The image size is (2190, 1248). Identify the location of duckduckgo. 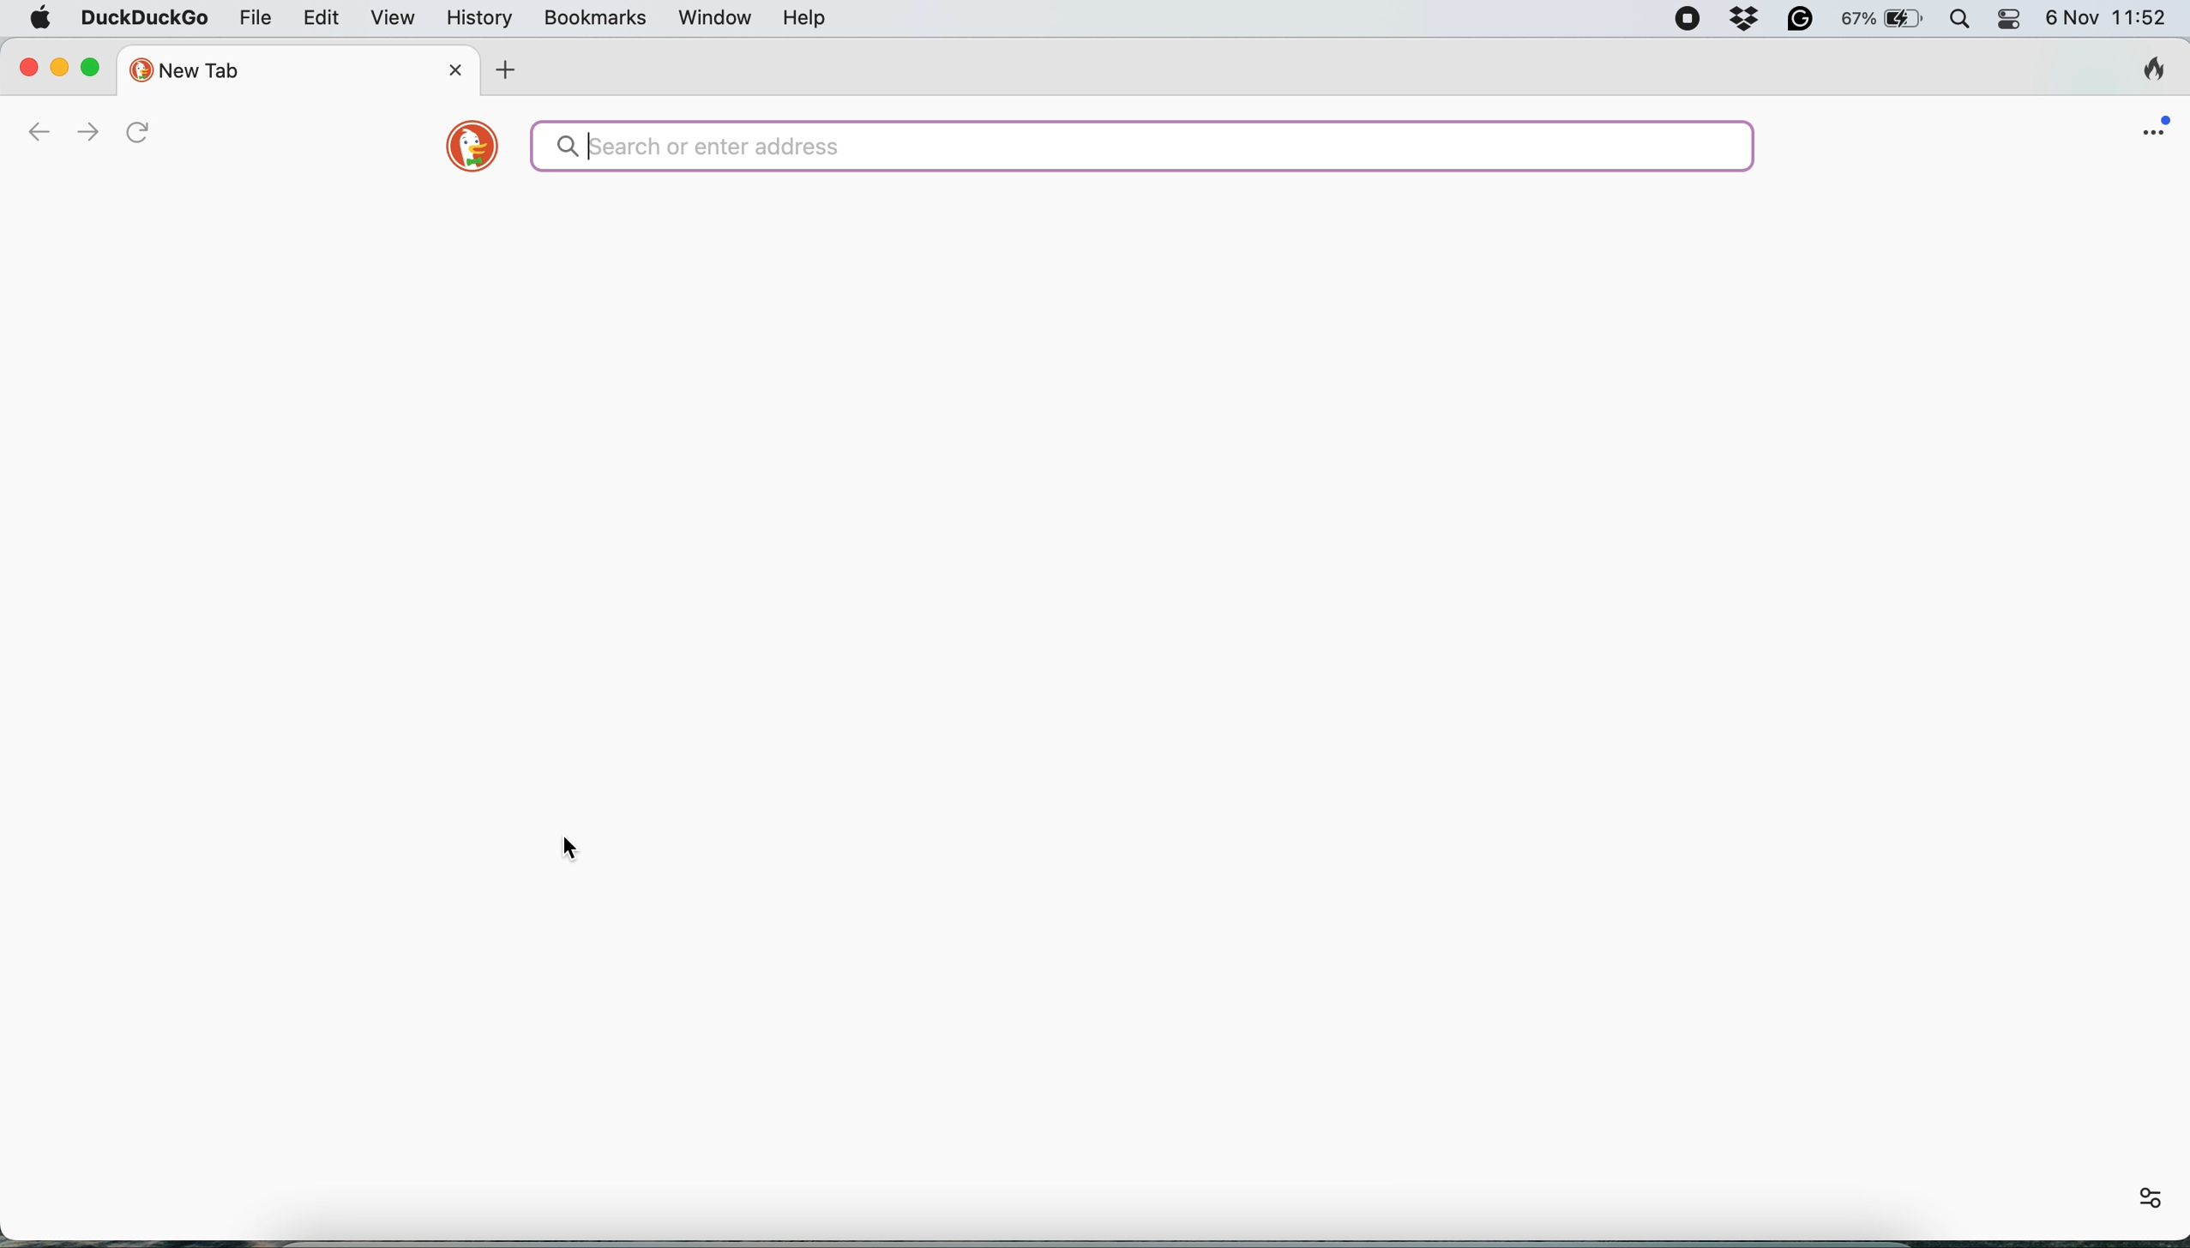
(146, 15).